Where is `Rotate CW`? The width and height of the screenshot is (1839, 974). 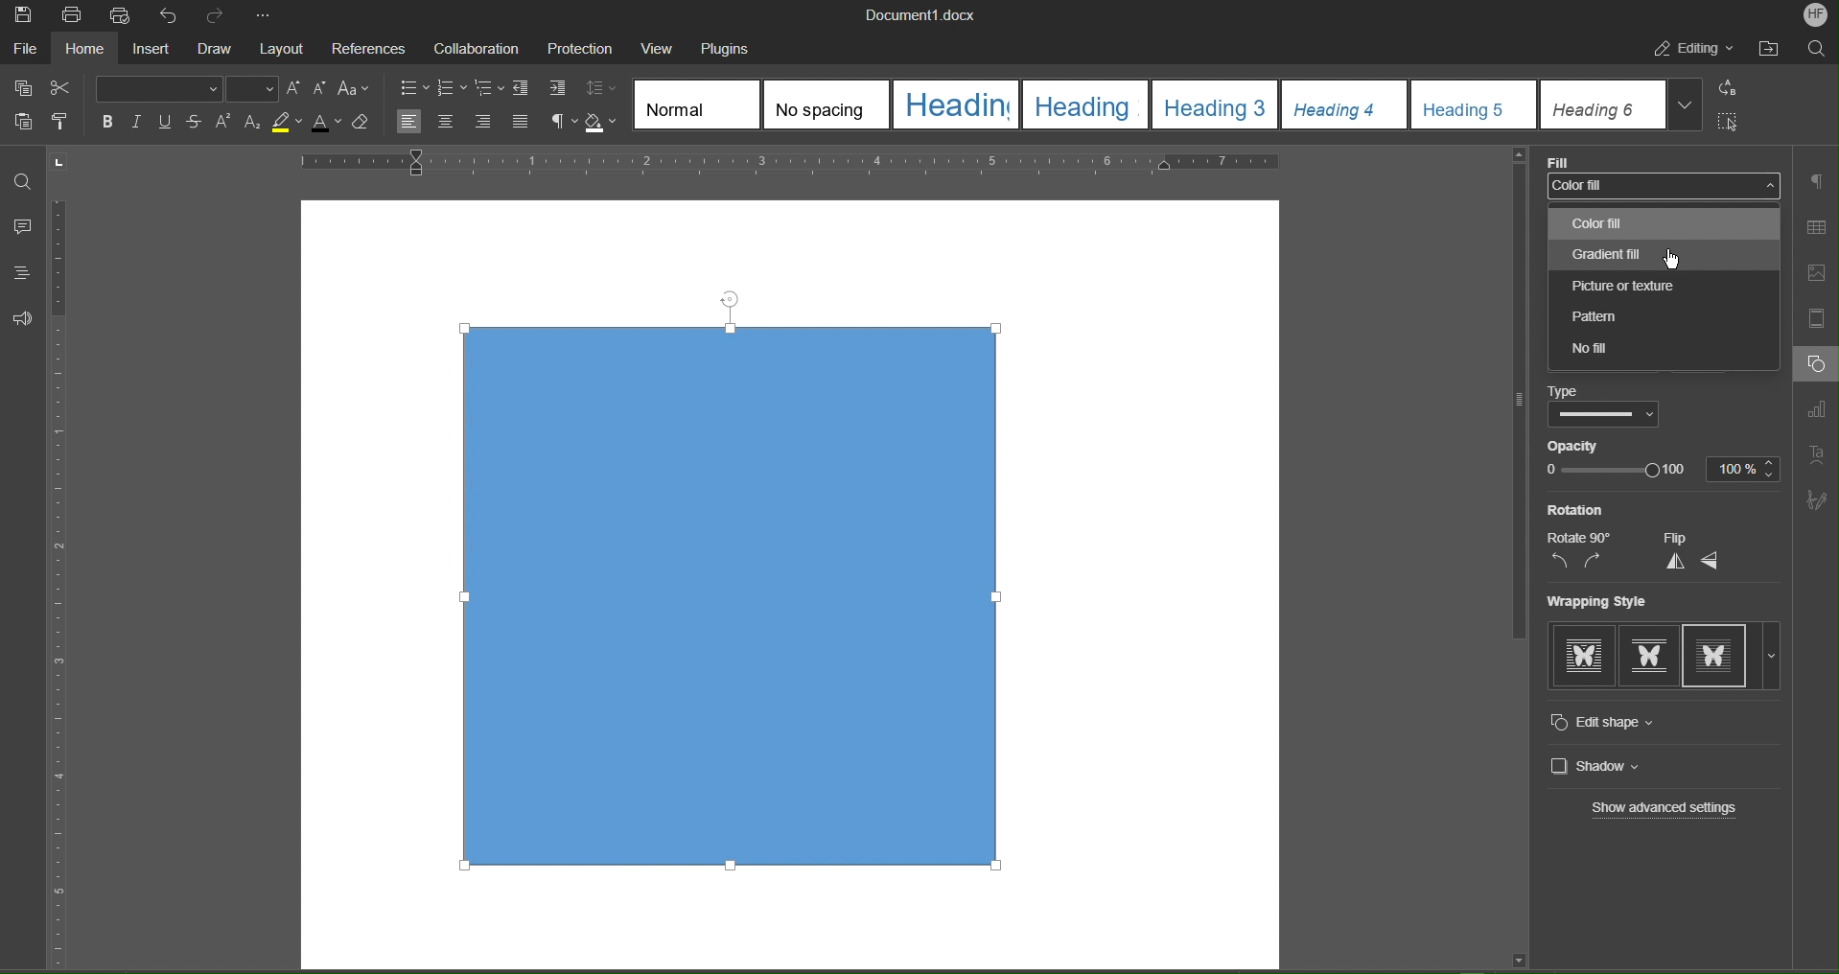 Rotate CW is located at coordinates (1601, 563).